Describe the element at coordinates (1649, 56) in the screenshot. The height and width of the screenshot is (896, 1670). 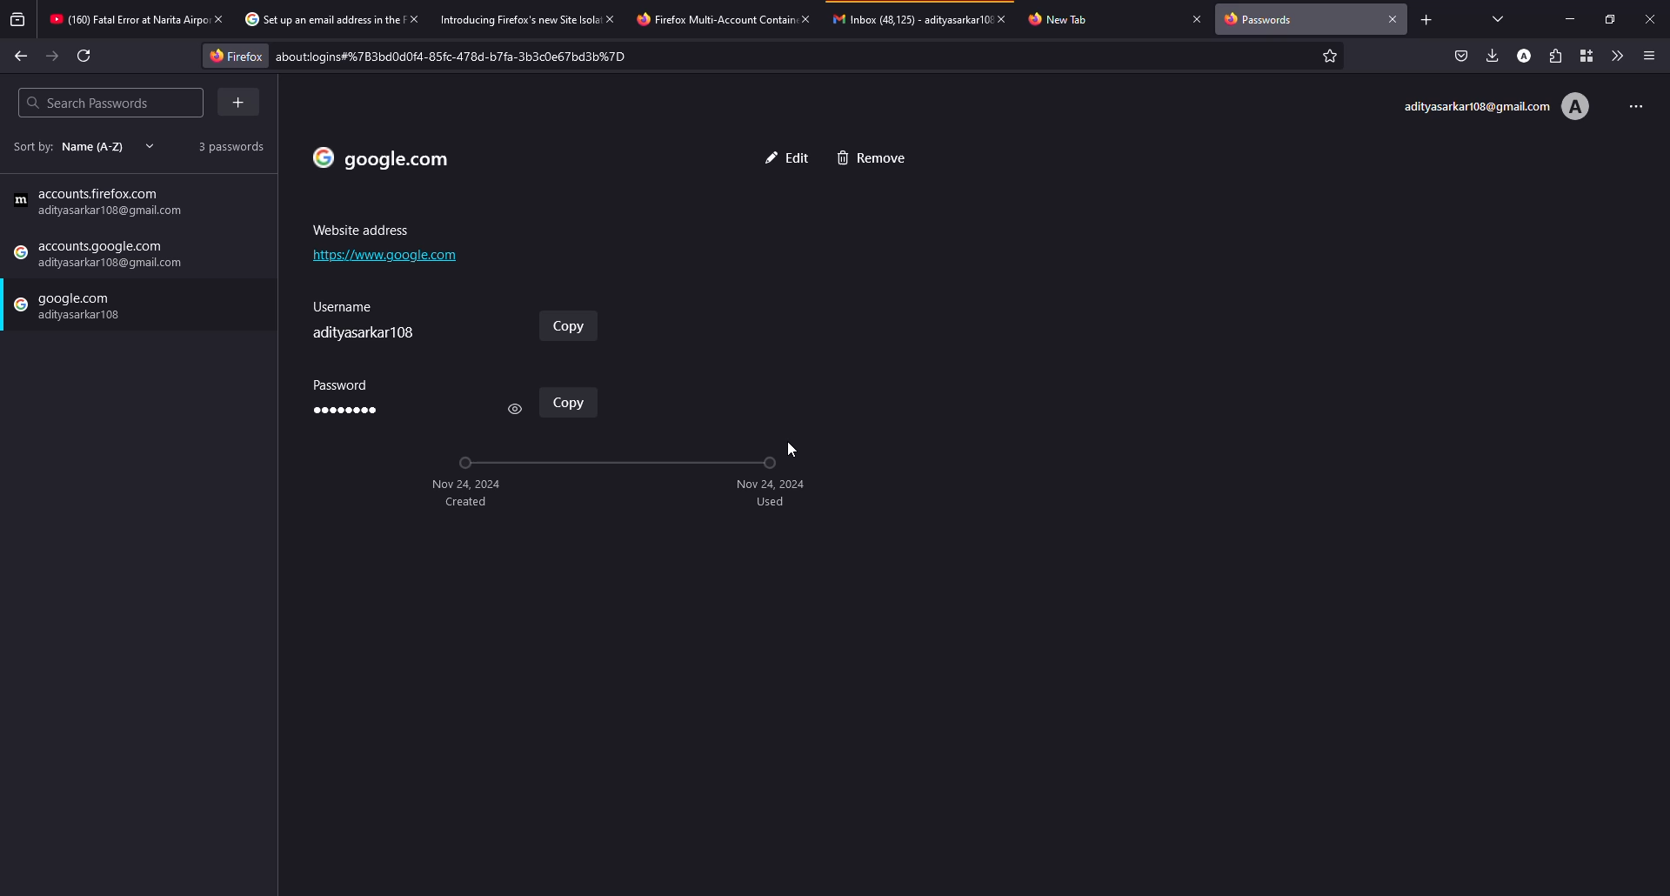
I see `menu` at that location.